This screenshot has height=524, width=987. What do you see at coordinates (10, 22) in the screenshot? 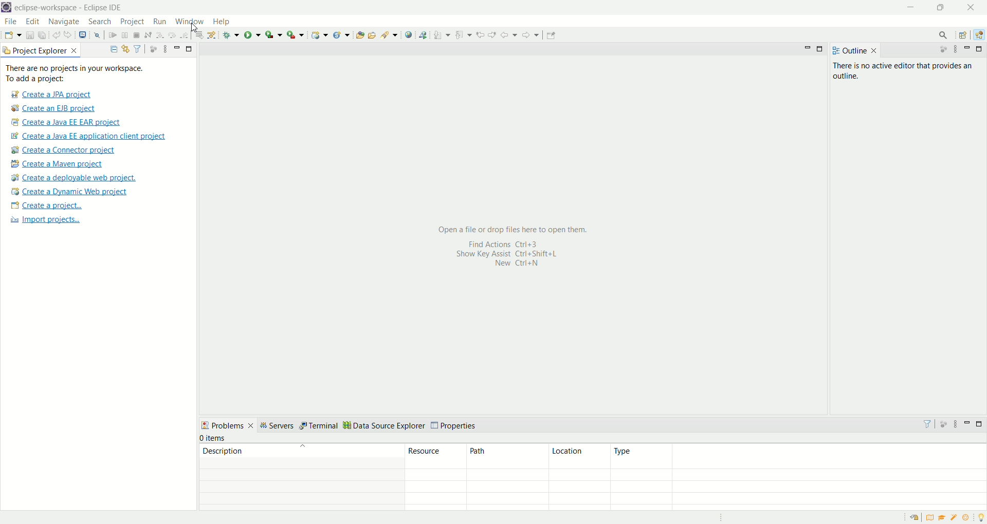
I see `file` at bounding box center [10, 22].